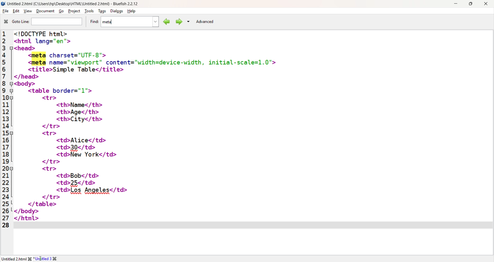  Describe the element at coordinates (471, 4) in the screenshot. I see `Maximize` at that location.